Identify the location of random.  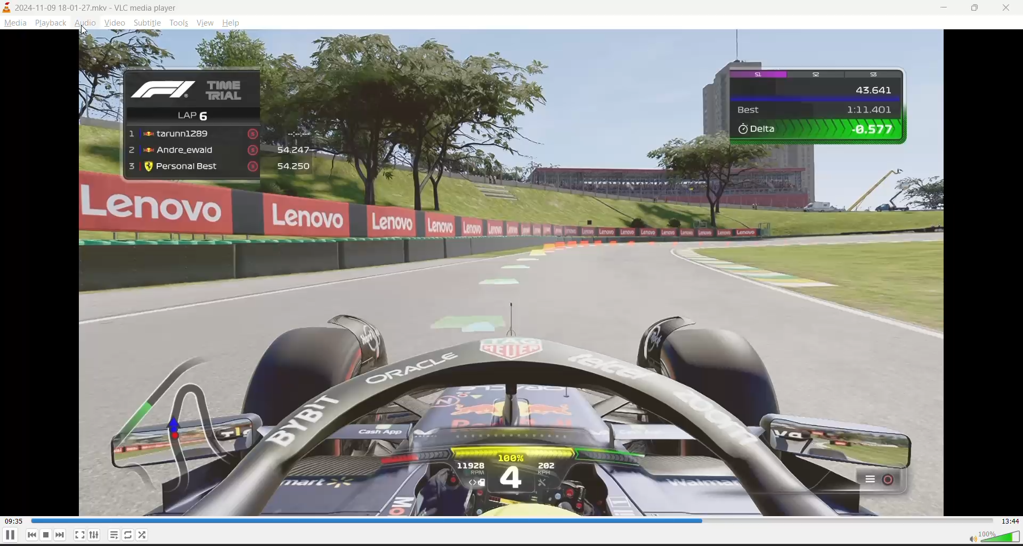
(143, 534).